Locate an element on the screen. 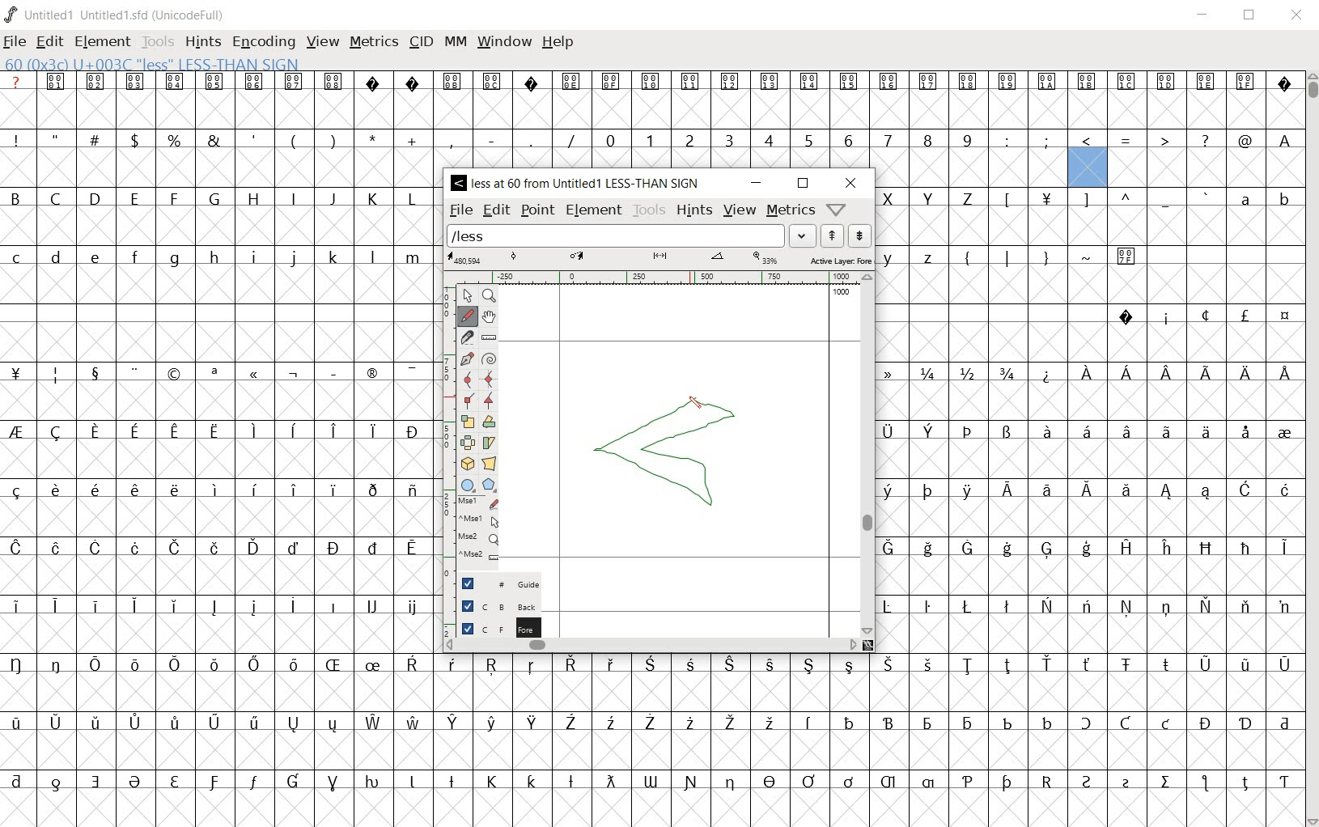 The width and height of the screenshot is (1319, 827). selected cell is located at coordinates (1087, 169).